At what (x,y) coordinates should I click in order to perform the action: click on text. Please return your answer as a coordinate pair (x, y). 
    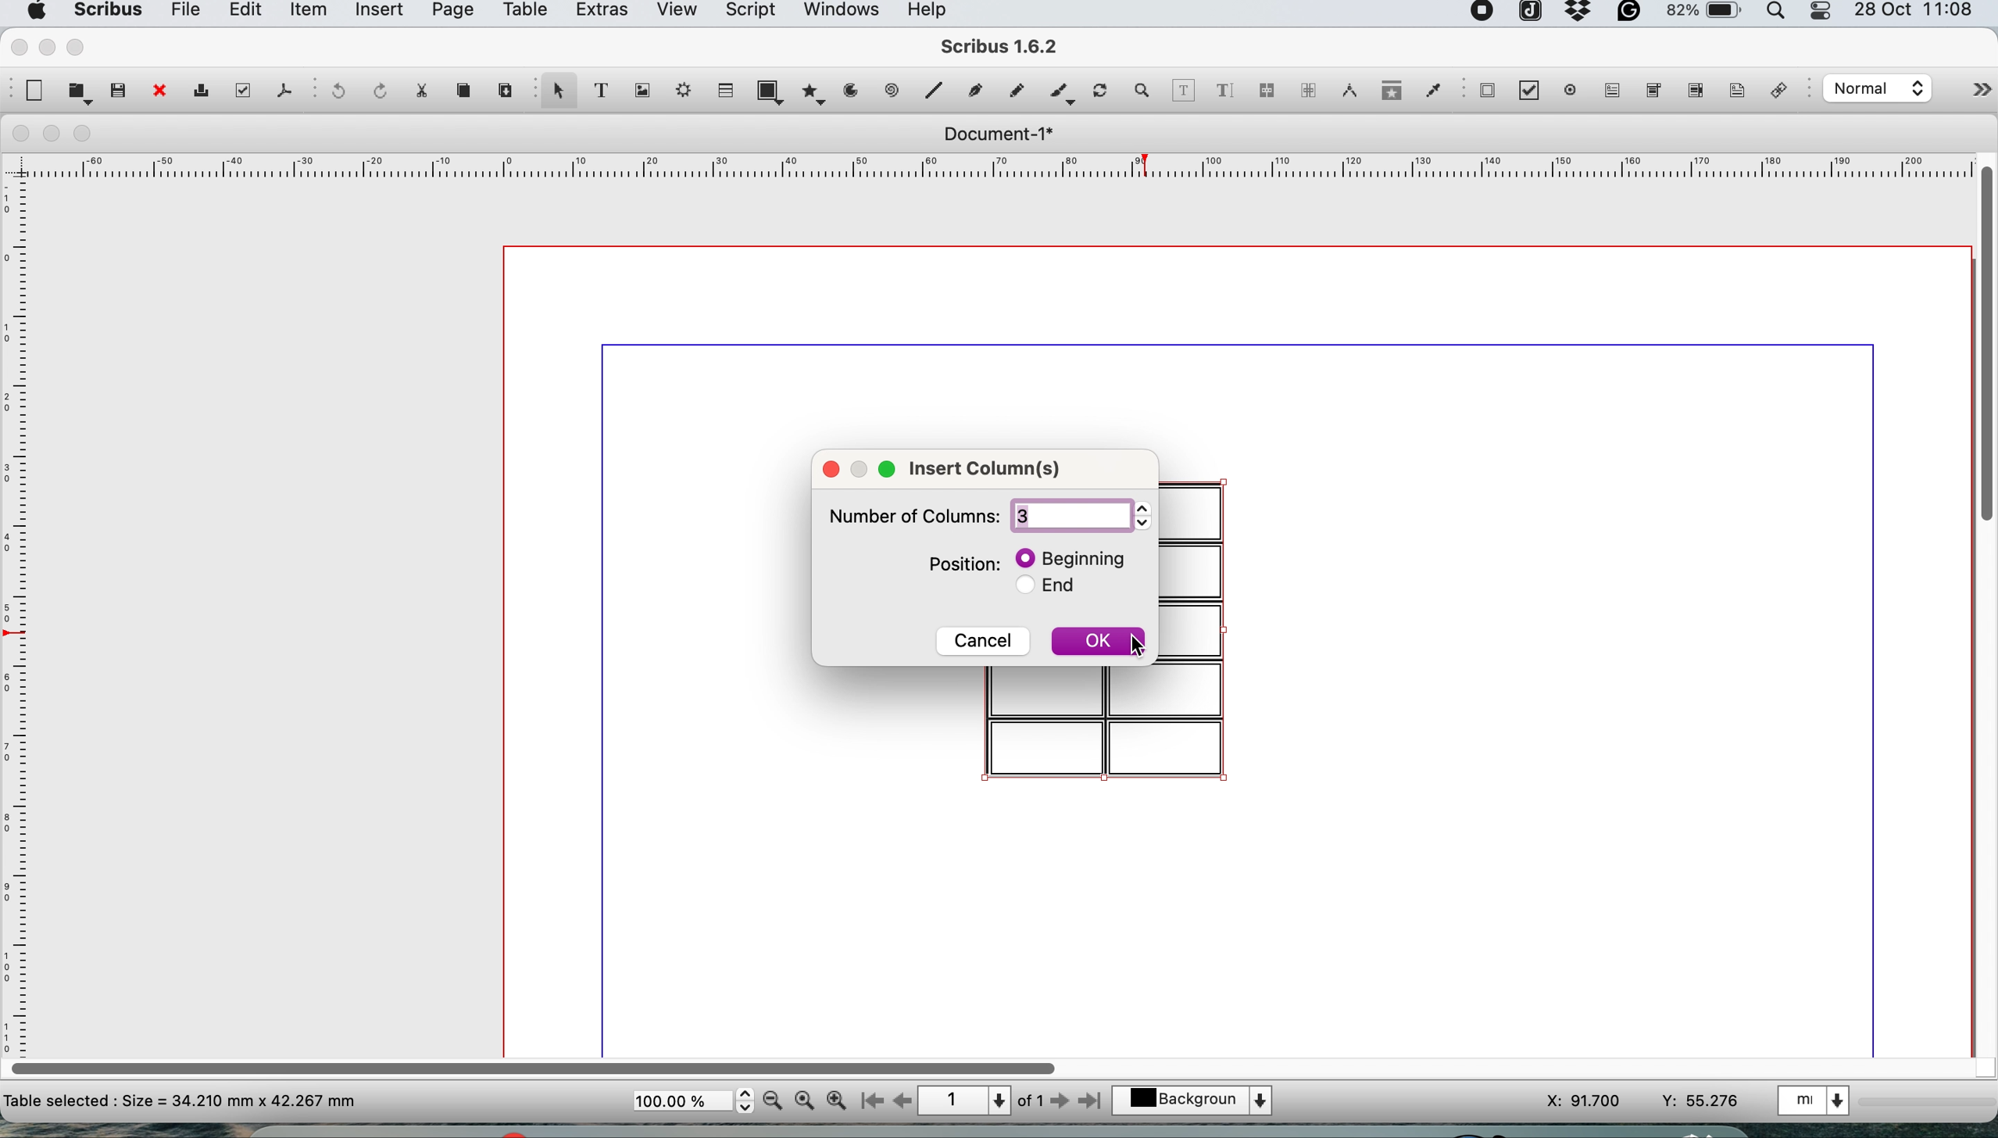
    Looking at the image, I should click on (181, 1100).